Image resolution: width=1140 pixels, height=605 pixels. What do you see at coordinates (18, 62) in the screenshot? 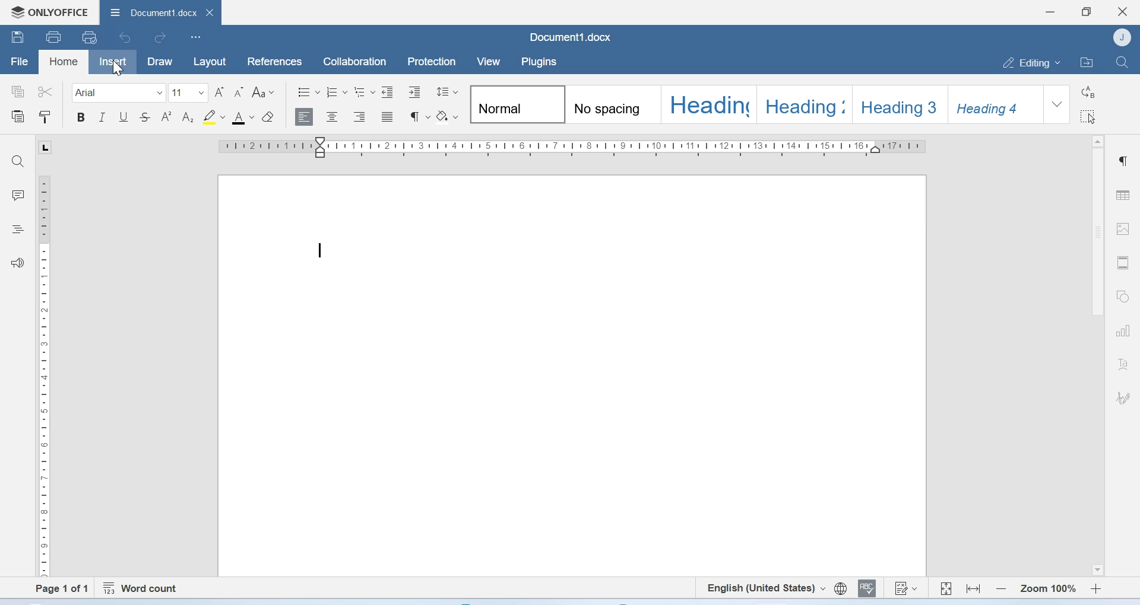
I see `File` at bounding box center [18, 62].